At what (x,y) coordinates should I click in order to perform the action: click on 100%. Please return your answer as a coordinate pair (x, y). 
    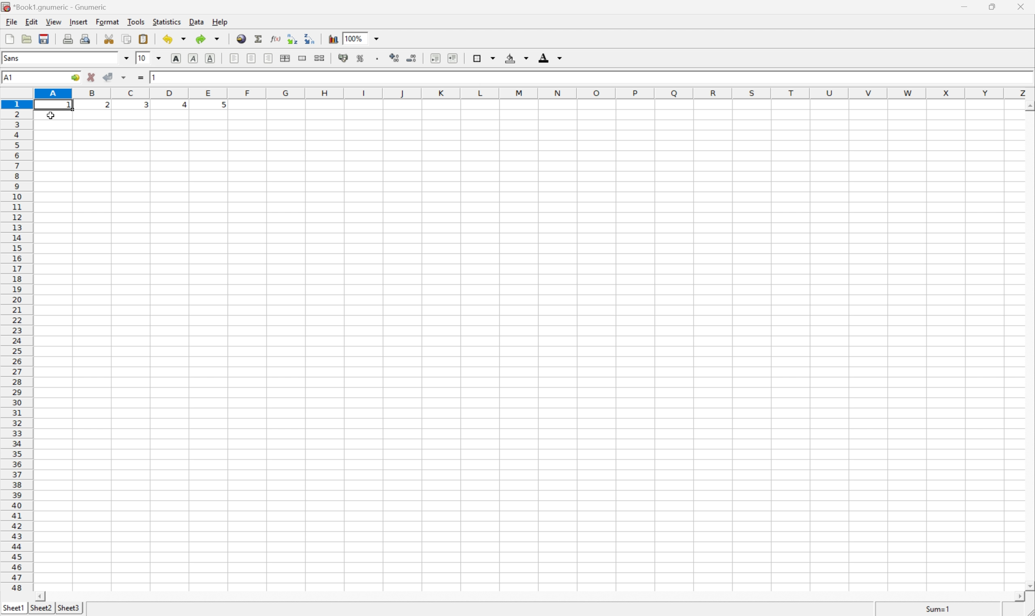
    Looking at the image, I should click on (355, 38).